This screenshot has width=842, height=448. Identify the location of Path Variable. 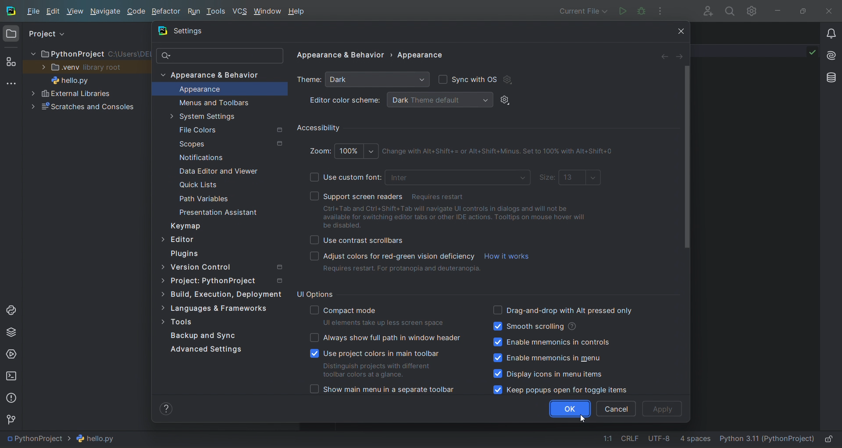
(215, 199).